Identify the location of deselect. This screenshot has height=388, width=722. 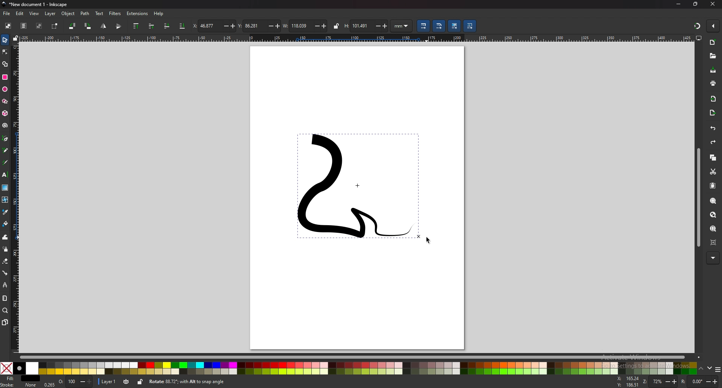
(39, 26).